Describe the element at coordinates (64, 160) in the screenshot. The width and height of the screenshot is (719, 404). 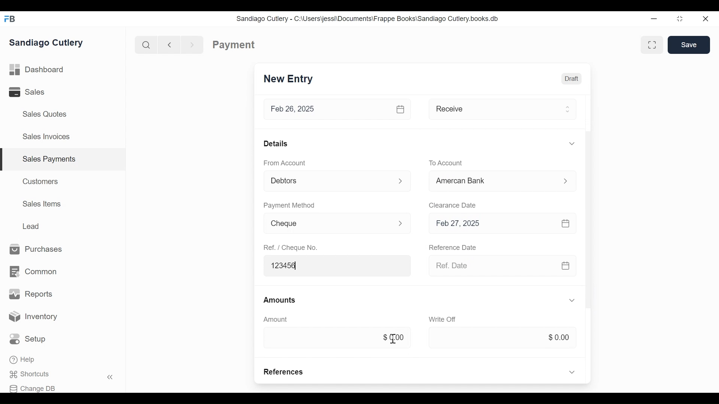
I see `| Sales Payments` at that location.